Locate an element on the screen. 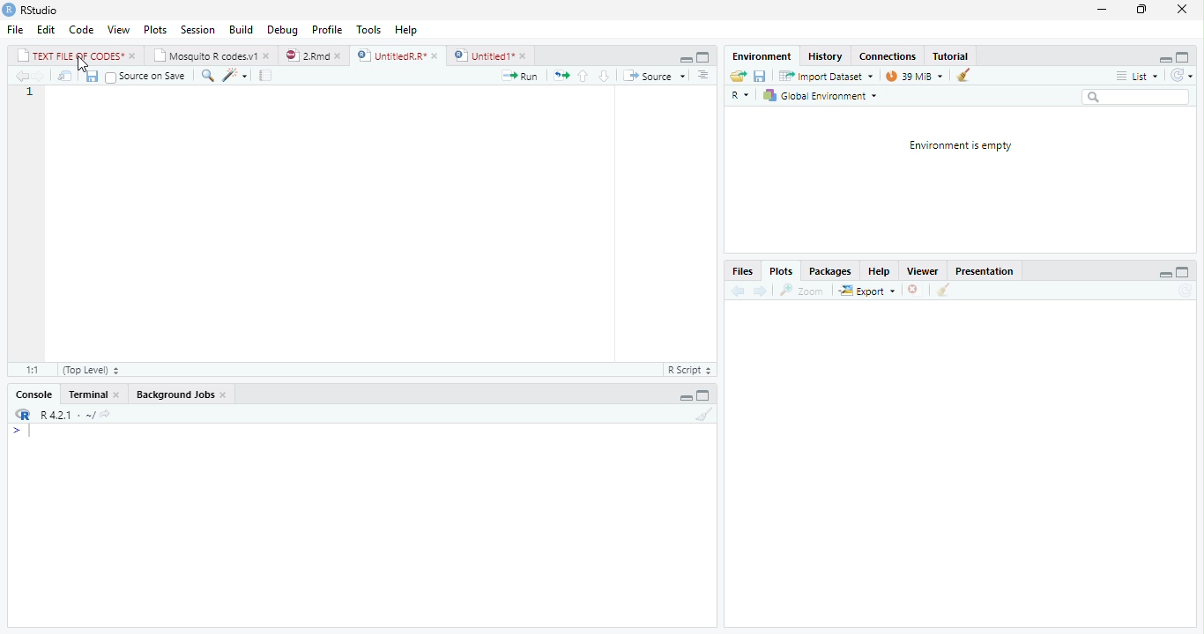  Save is located at coordinates (89, 75).